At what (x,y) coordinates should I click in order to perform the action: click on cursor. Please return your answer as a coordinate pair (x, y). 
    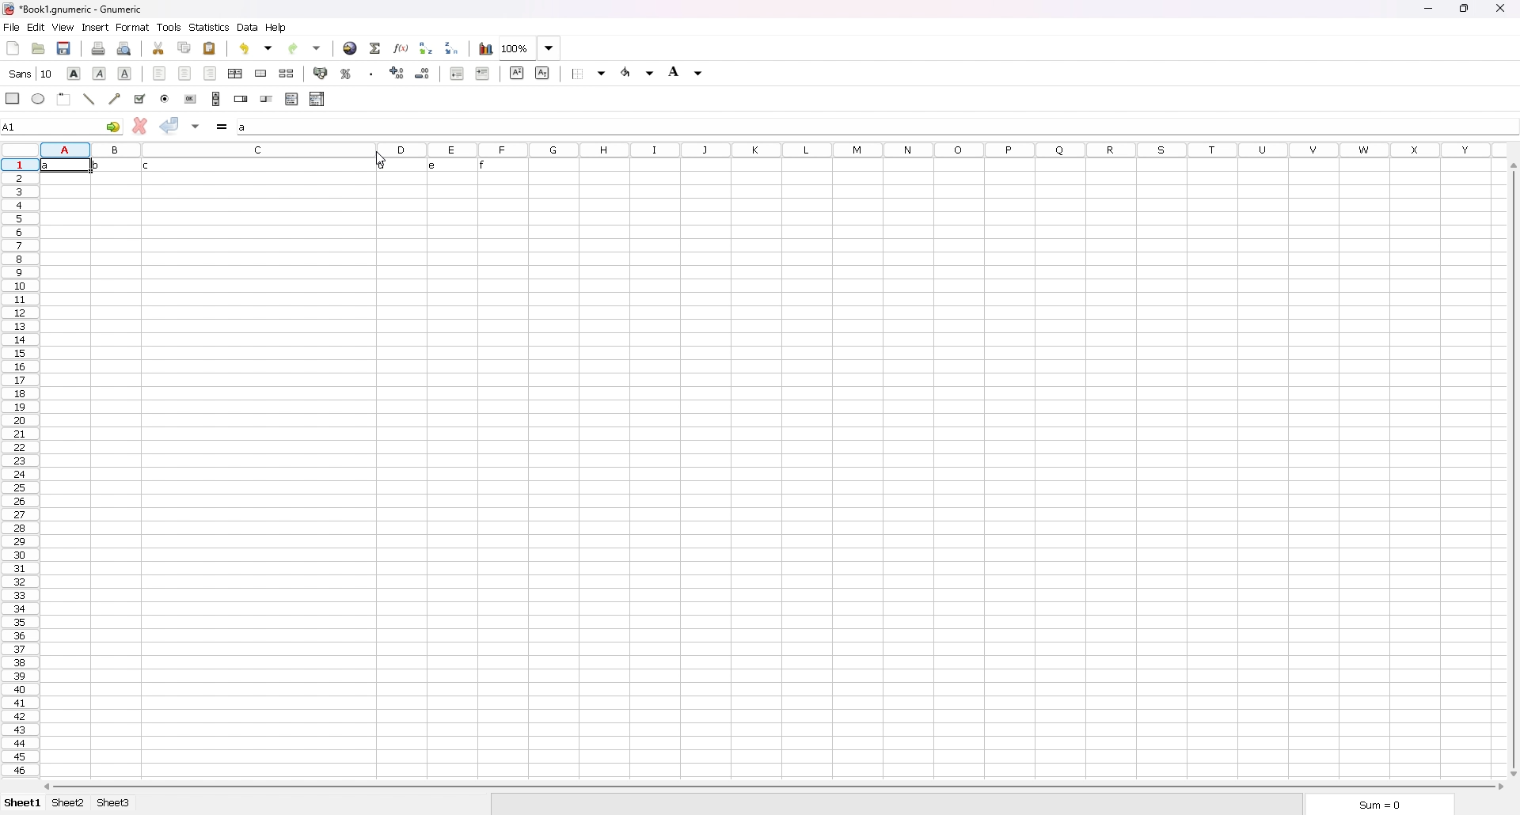
    Looking at the image, I should click on (379, 159).